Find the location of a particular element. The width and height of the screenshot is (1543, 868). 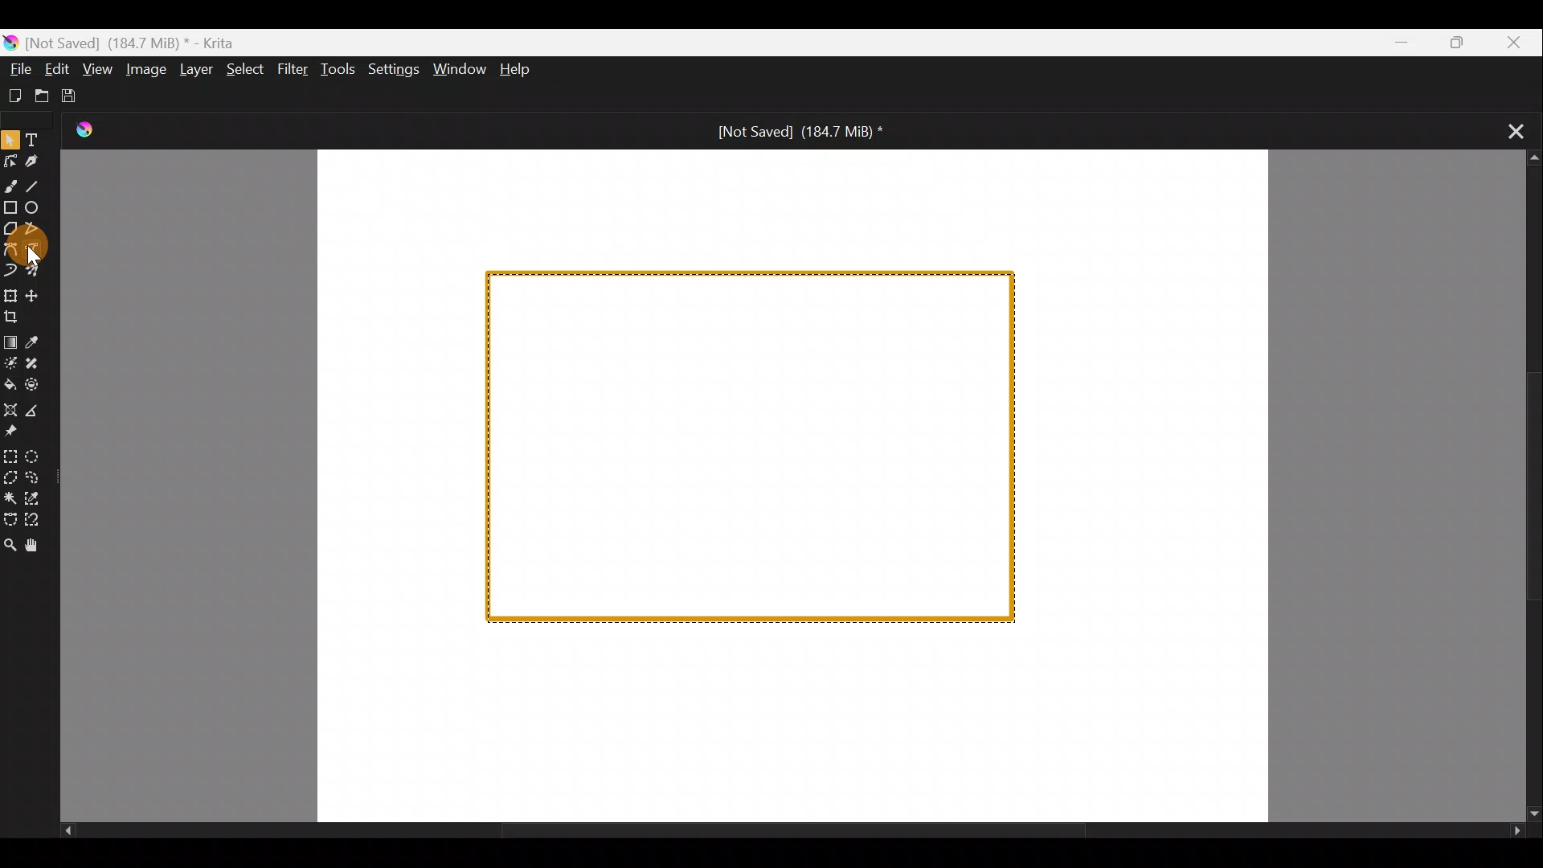

Enclose & fill tool is located at coordinates (35, 388).